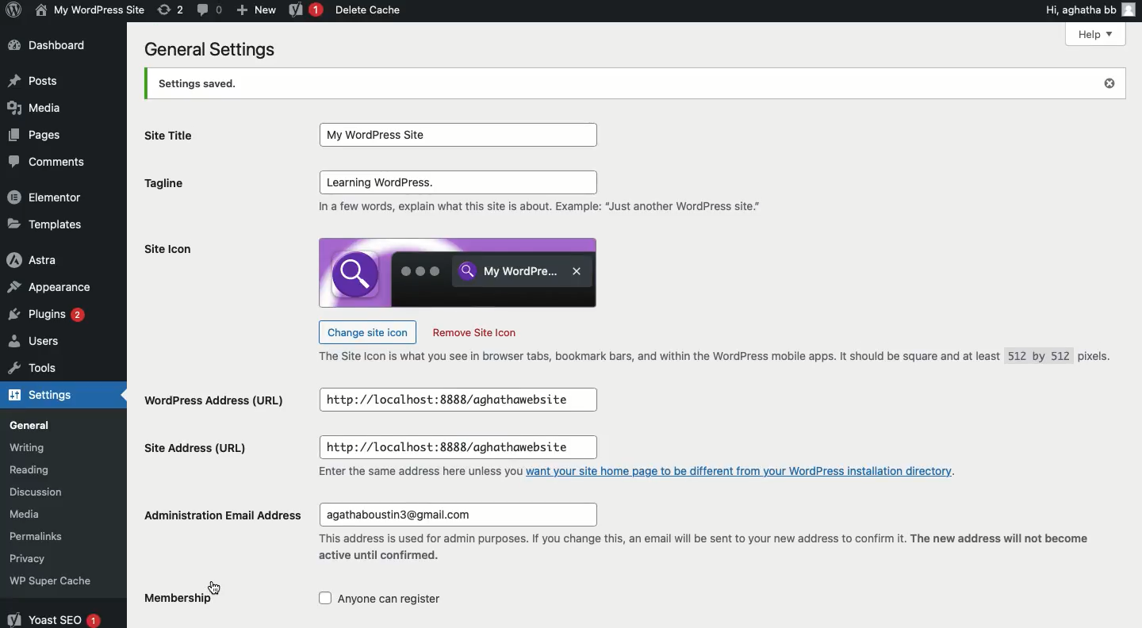 This screenshot has width=1142, height=628. I want to click on Templates, so click(48, 224).